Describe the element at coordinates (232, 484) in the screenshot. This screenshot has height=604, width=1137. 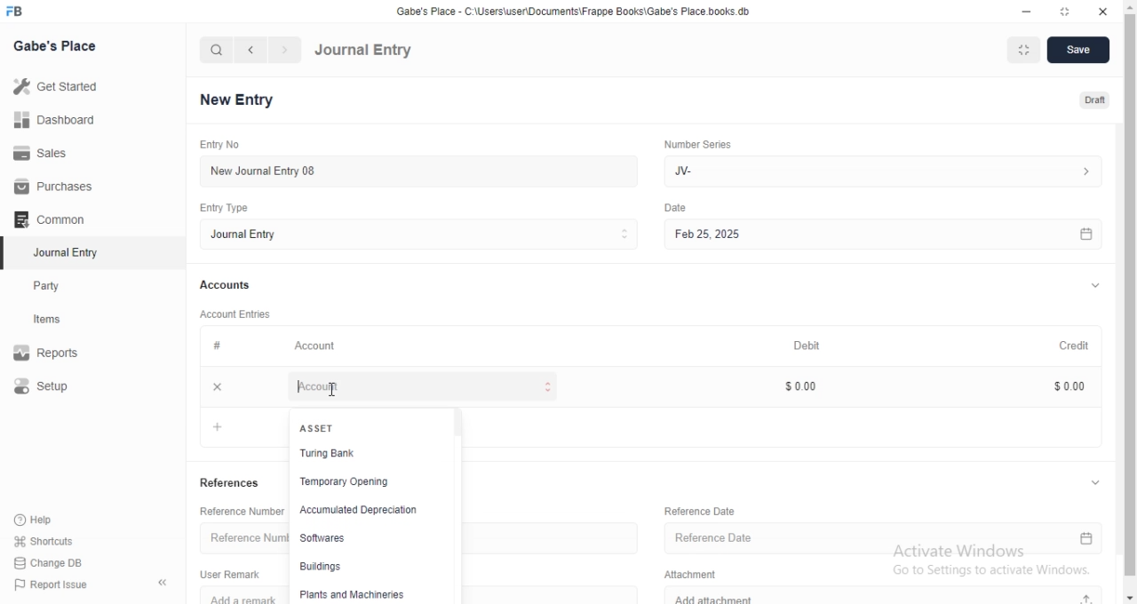
I see `References` at that location.